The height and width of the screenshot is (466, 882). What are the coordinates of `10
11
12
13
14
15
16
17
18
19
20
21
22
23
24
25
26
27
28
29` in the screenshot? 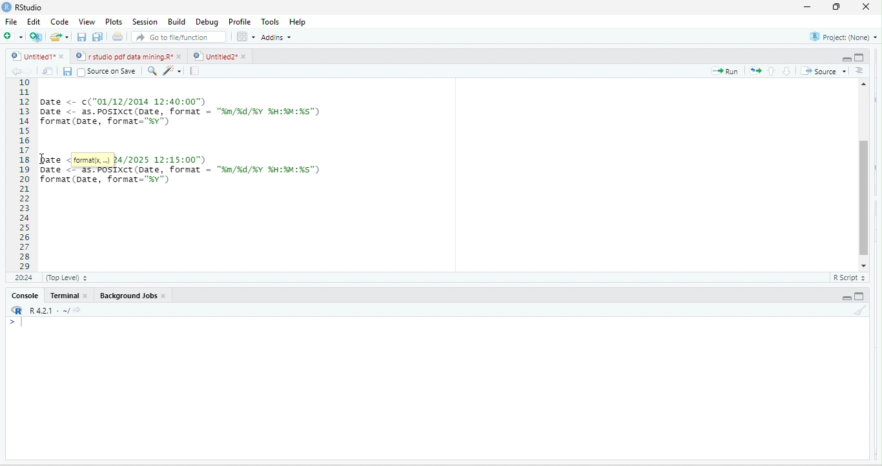 It's located at (19, 174).